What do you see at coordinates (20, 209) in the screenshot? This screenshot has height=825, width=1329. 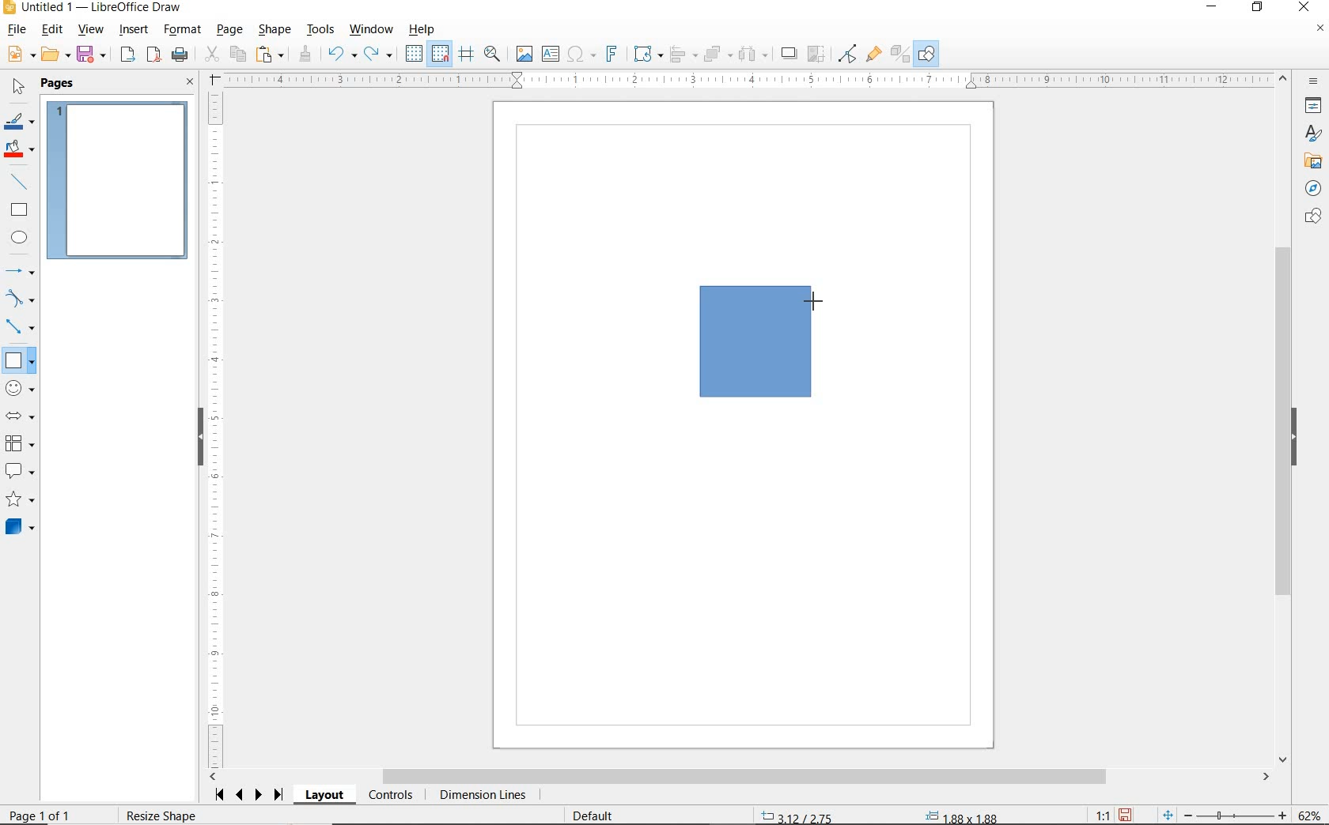 I see `RECTANGLE` at bounding box center [20, 209].